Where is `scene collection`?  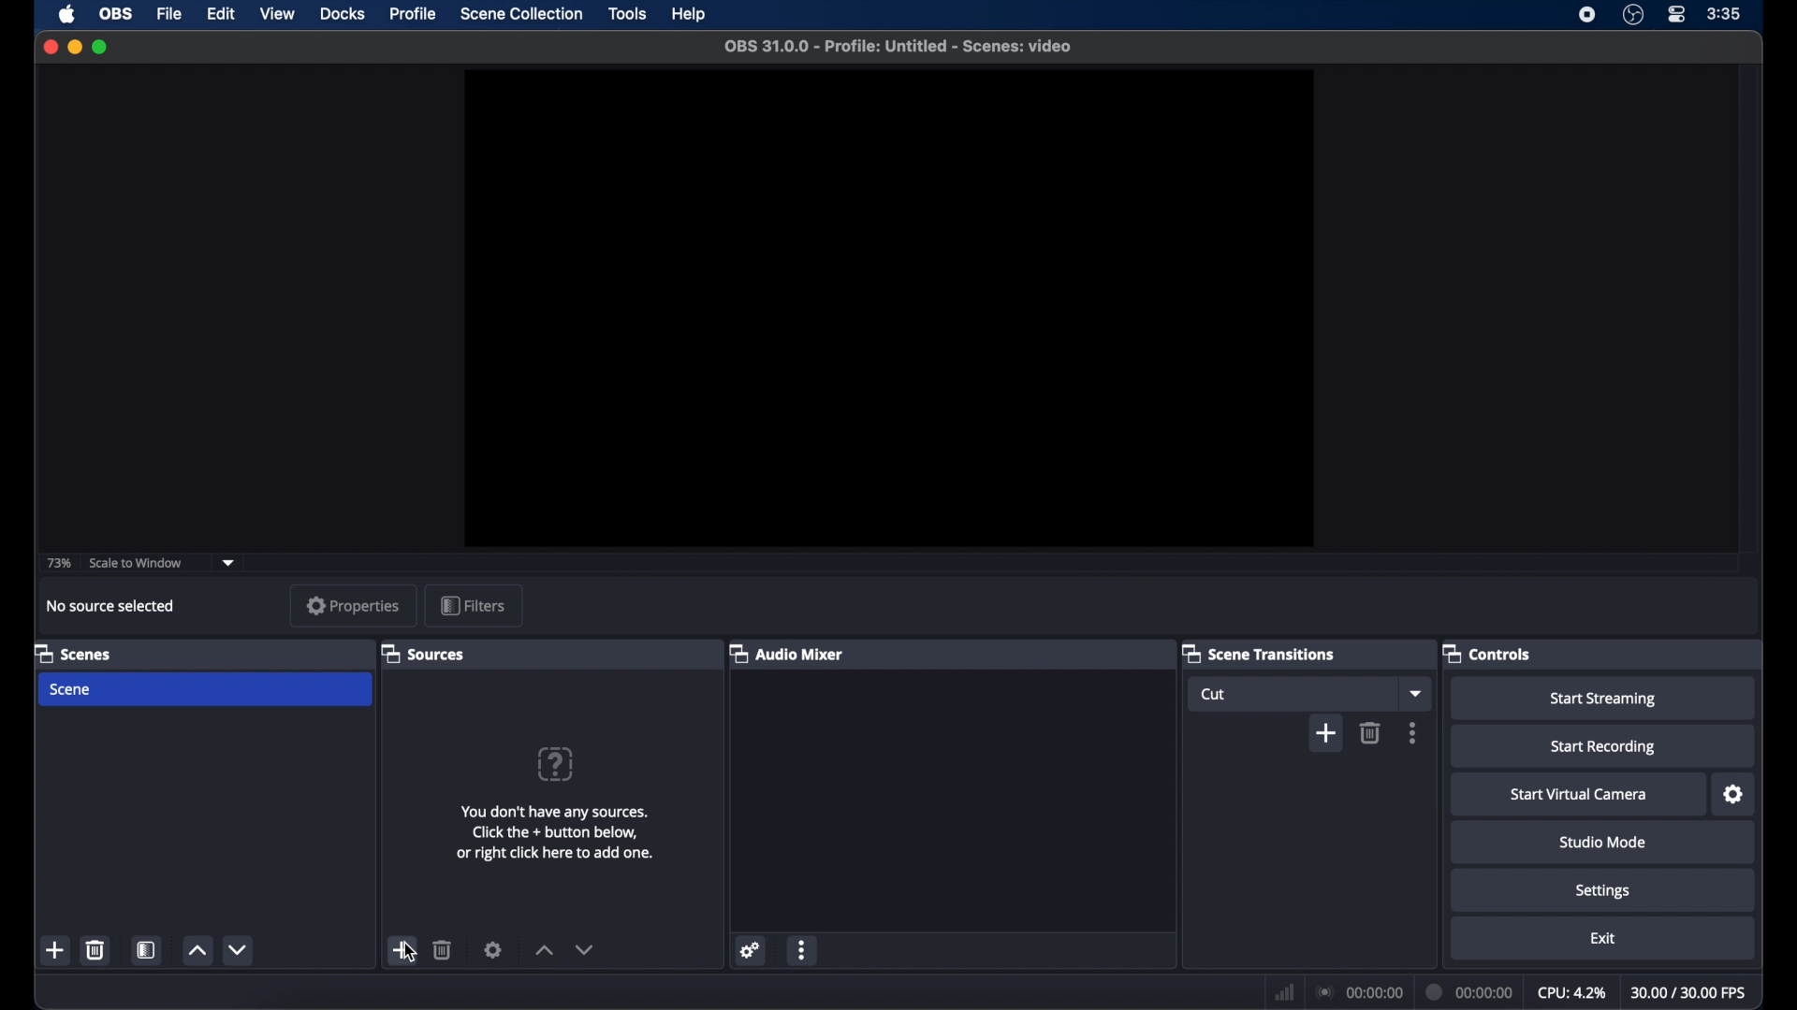 scene collection is located at coordinates (523, 13).